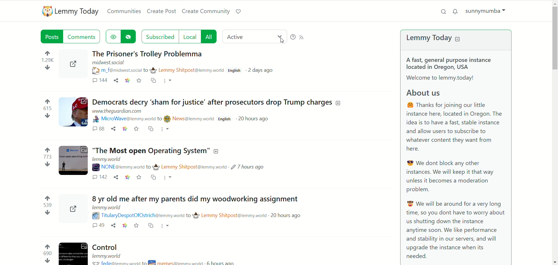  What do you see at coordinates (150, 129) in the screenshot?
I see `cross-post` at bounding box center [150, 129].